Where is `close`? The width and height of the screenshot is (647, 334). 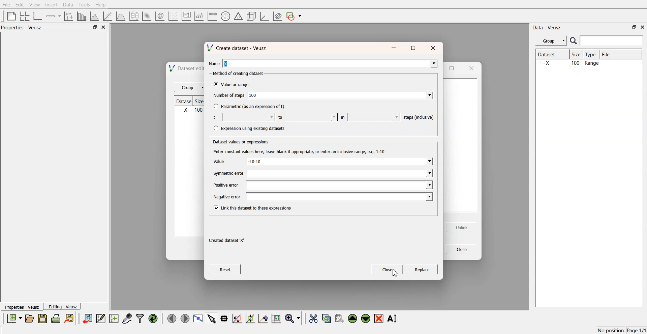 close is located at coordinates (643, 27).